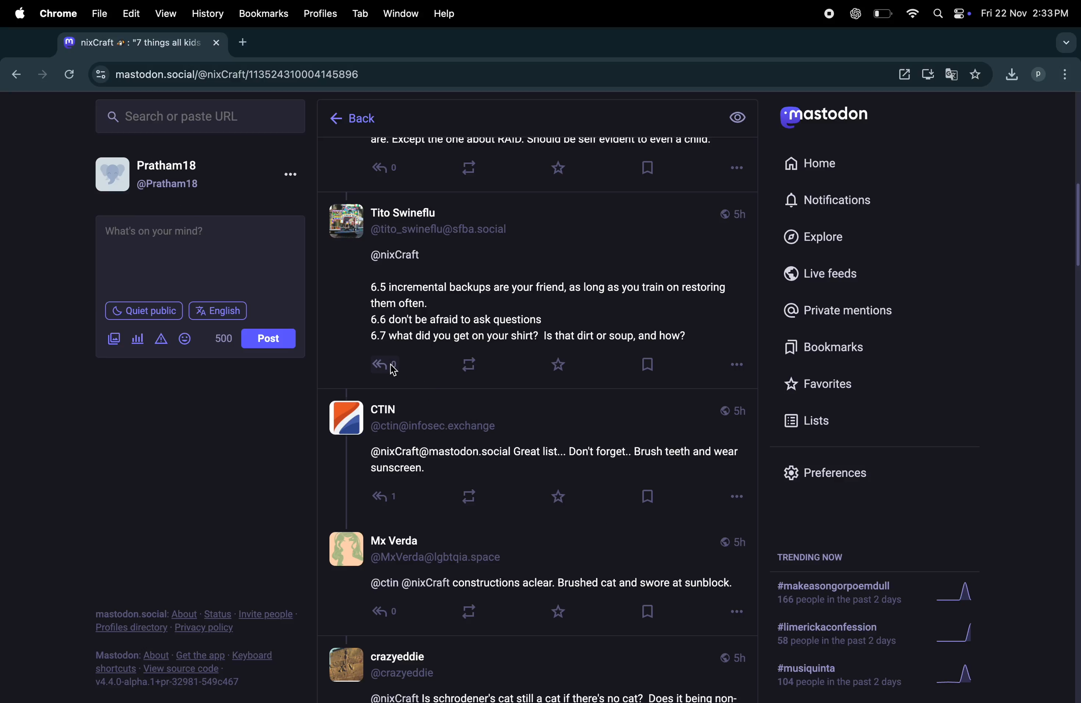 This screenshot has height=703, width=1081. What do you see at coordinates (16, 13) in the screenshot?
I see `apple menu` at bounding box center [16, 13].